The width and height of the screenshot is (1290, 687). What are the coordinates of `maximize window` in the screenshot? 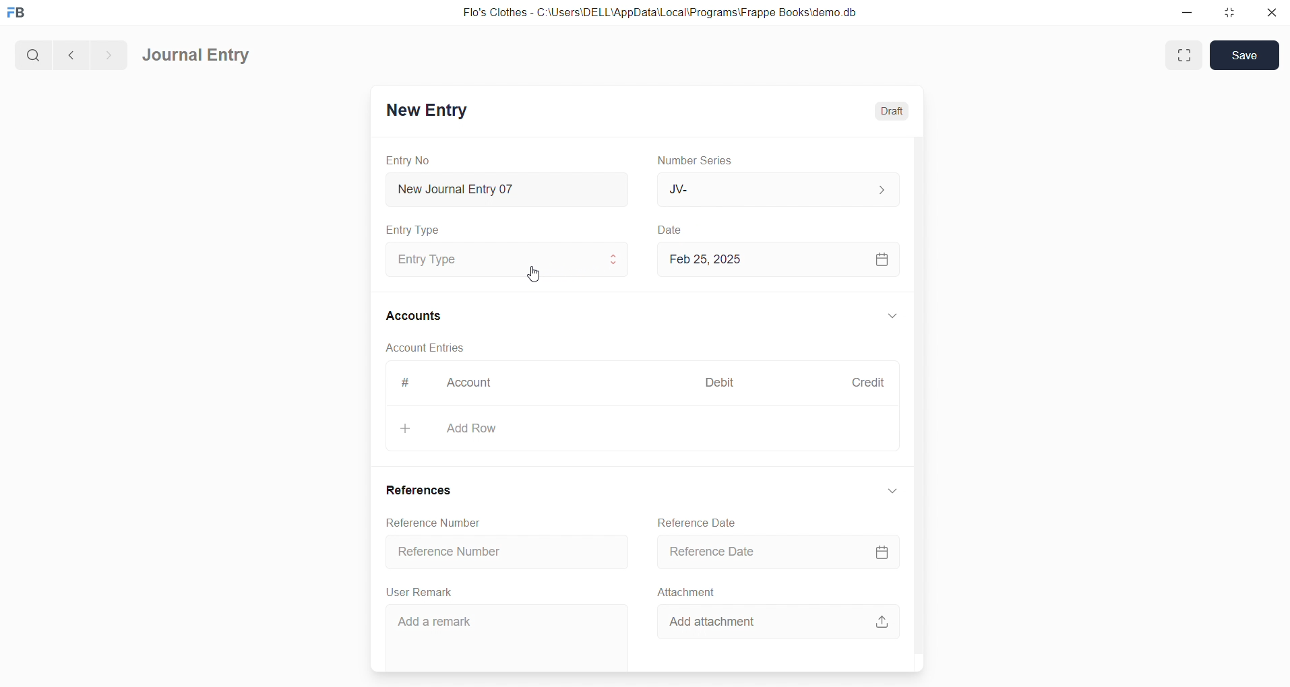 It's located at (1186, 55).